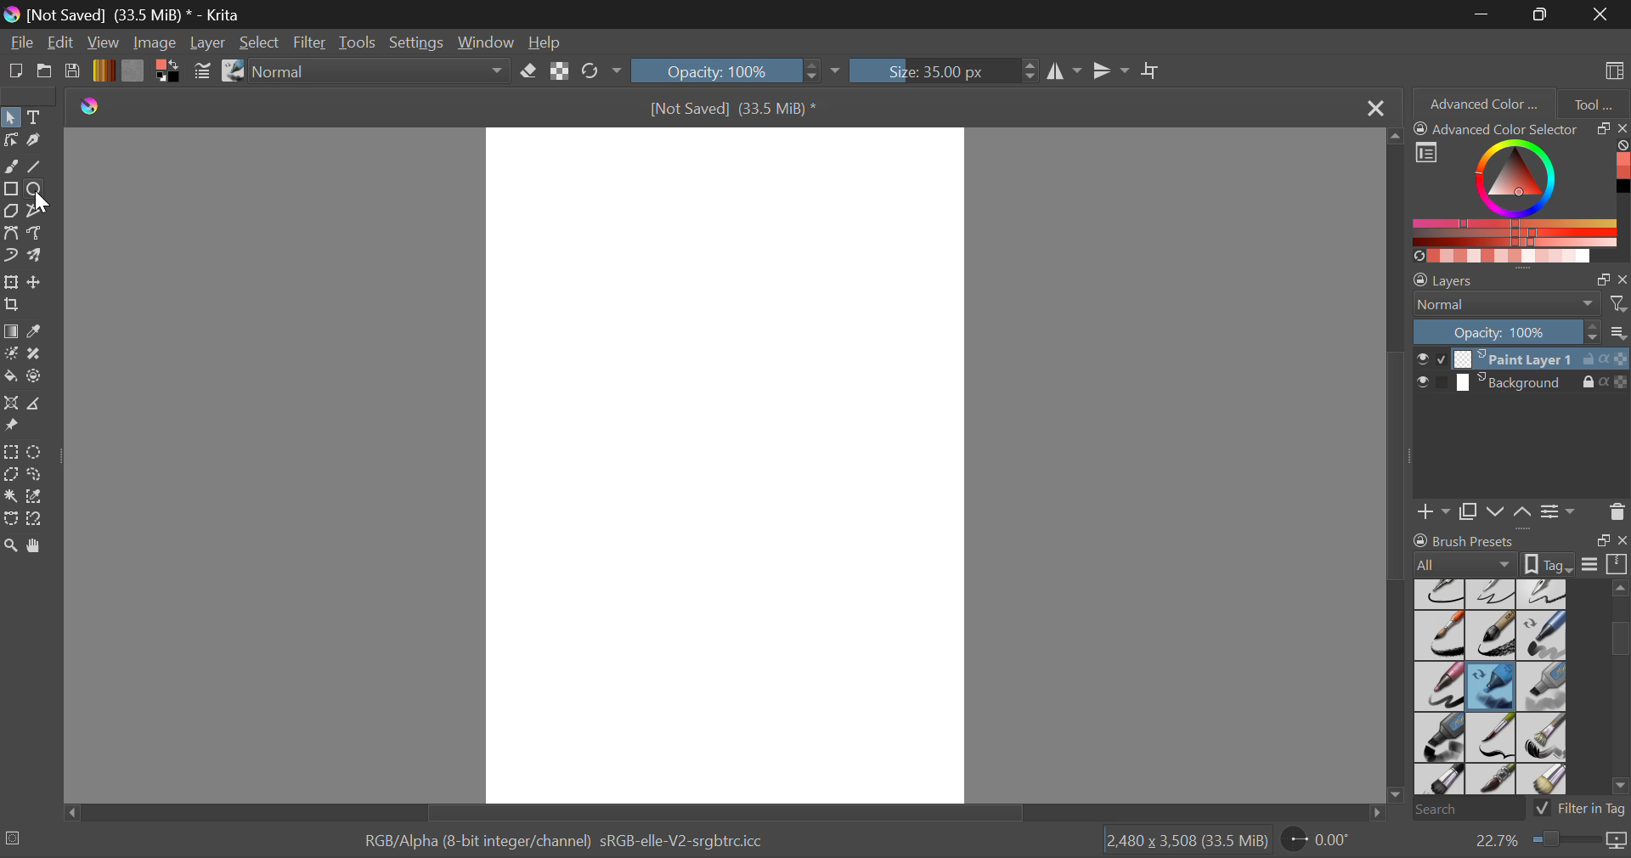 The height and width of the screenshot is (858, 1631). I want to click on Close, so click(1374, 109).